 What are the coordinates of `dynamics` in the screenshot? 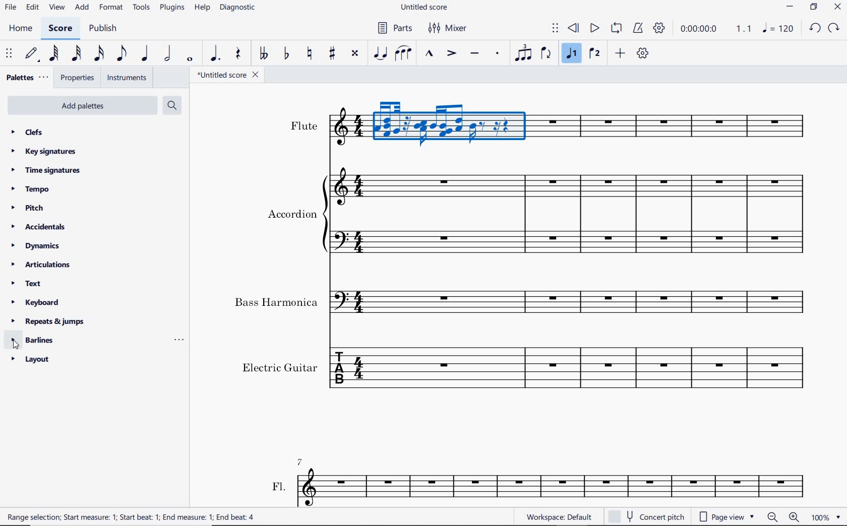 It's located at (35, 246).